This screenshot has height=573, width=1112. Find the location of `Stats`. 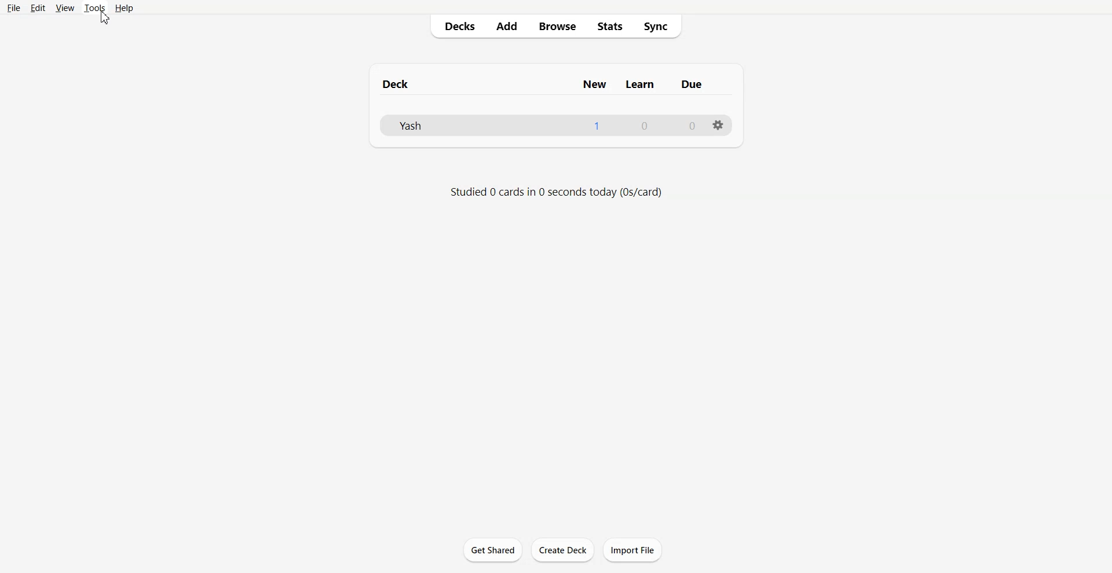

Stats is located at coordinates (613, 26).